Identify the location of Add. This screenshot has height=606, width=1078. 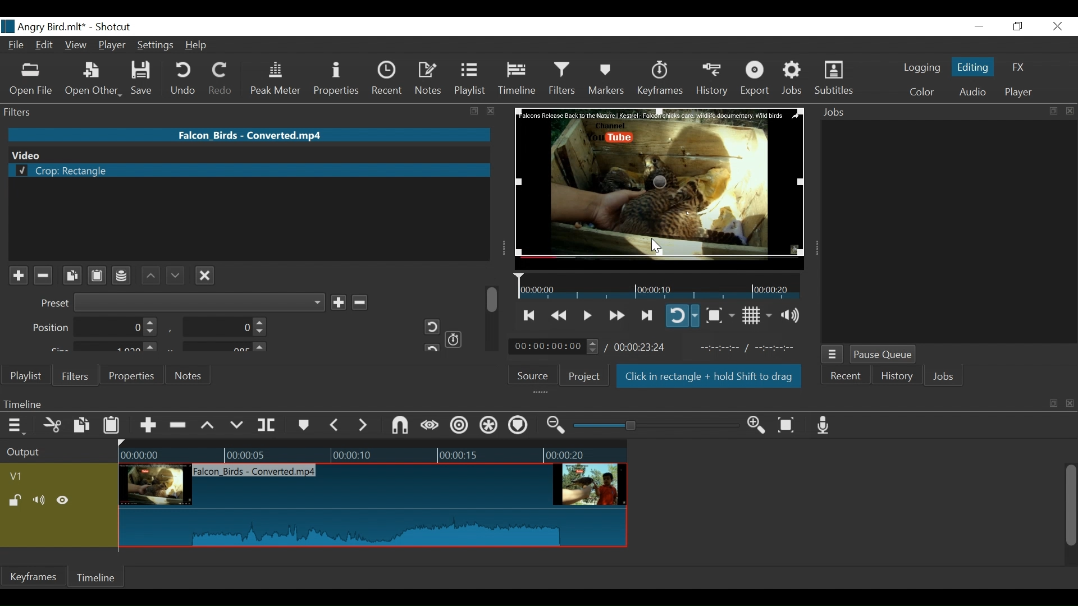
(338, 302).